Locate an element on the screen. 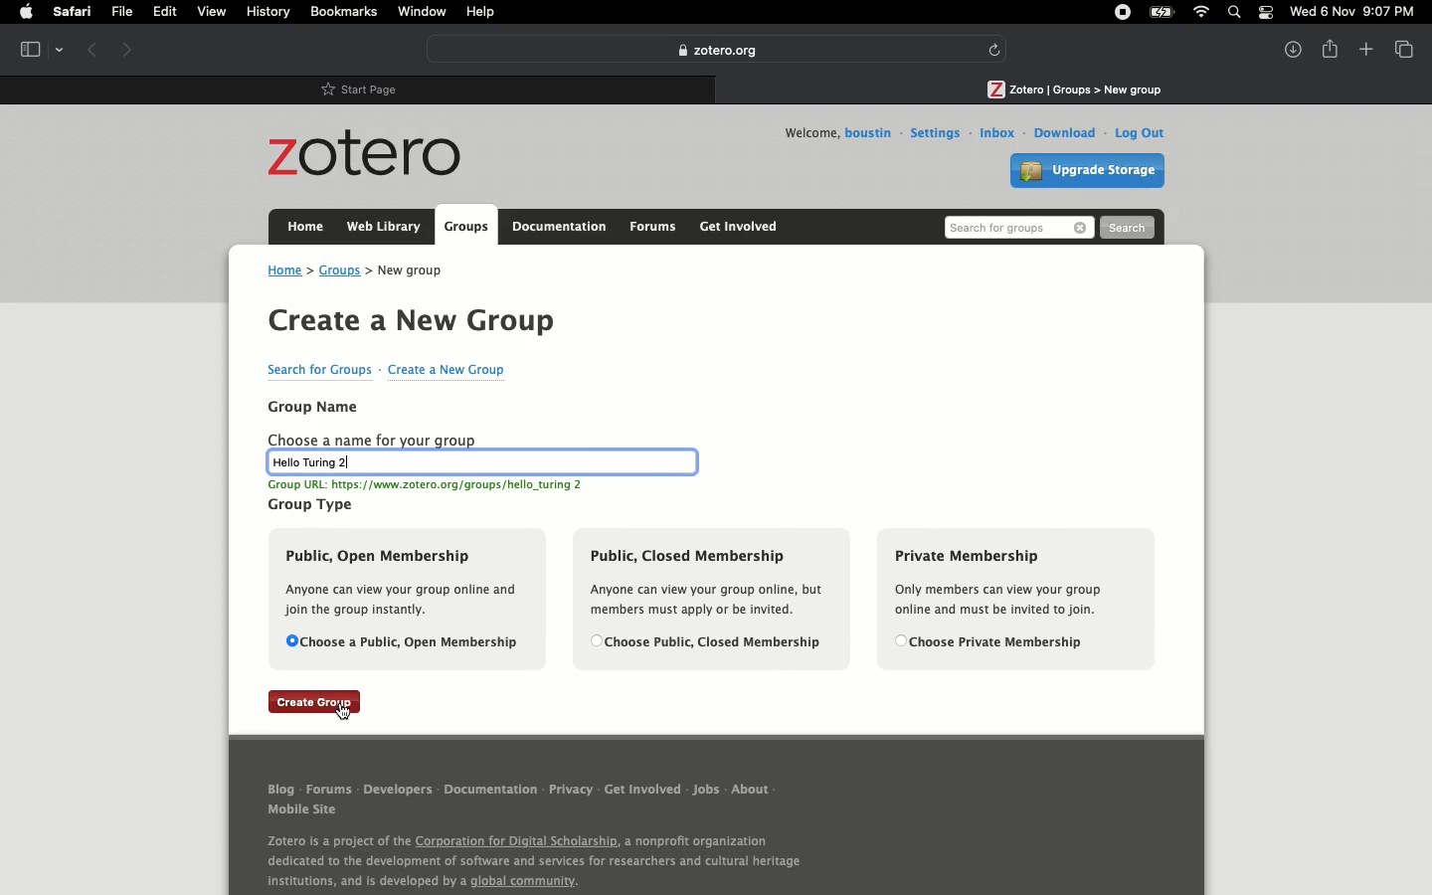  Apple logo is located at coordinates (25, 13).